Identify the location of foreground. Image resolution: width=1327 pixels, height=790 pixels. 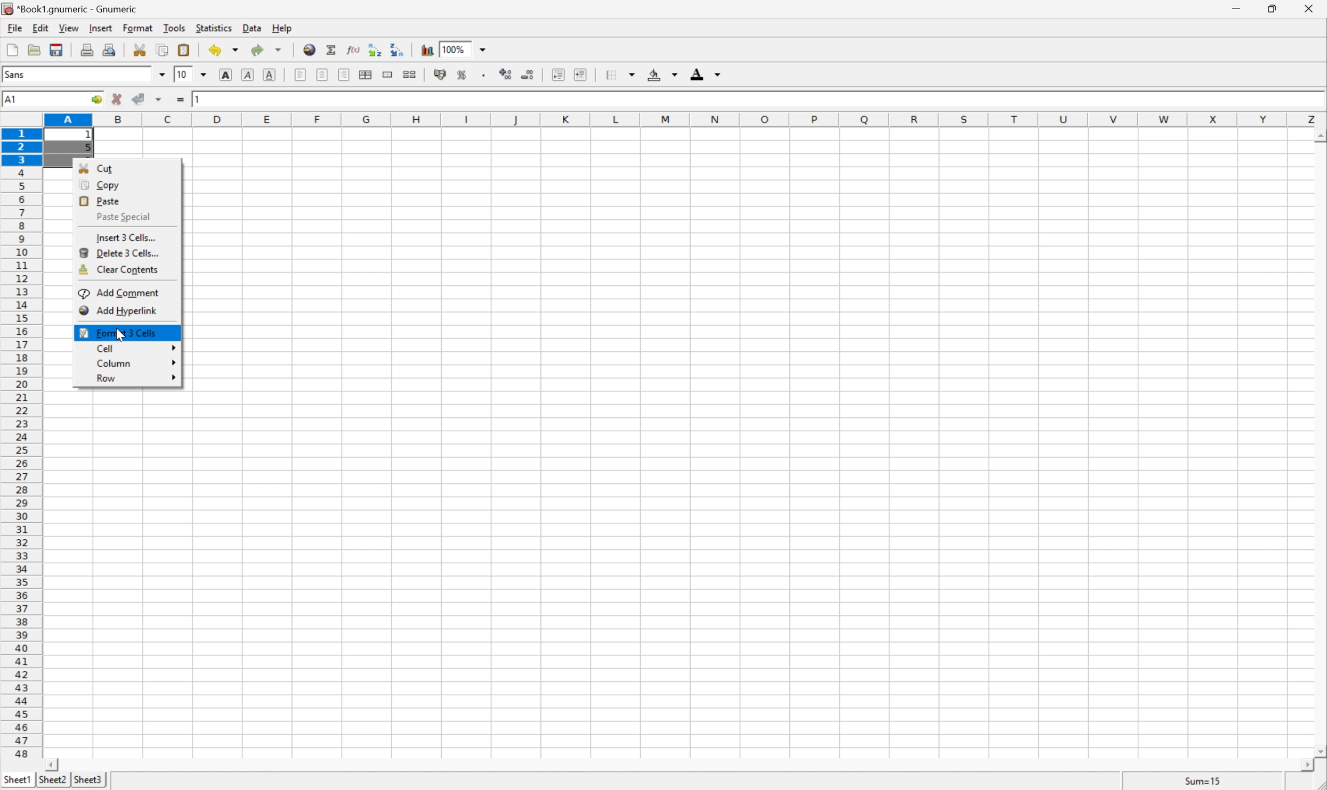
(704, 72).